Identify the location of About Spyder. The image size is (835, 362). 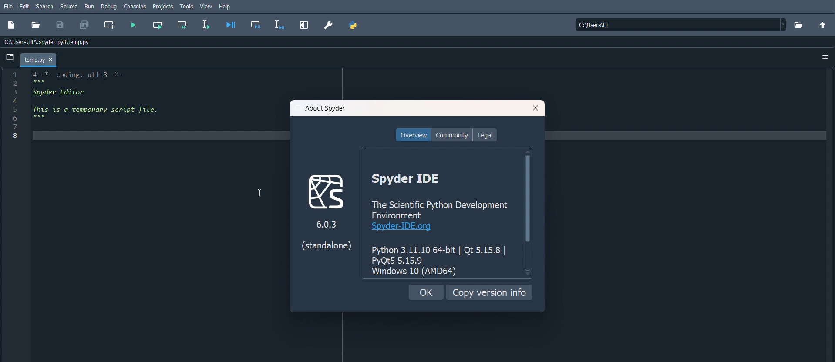
(325, 108).